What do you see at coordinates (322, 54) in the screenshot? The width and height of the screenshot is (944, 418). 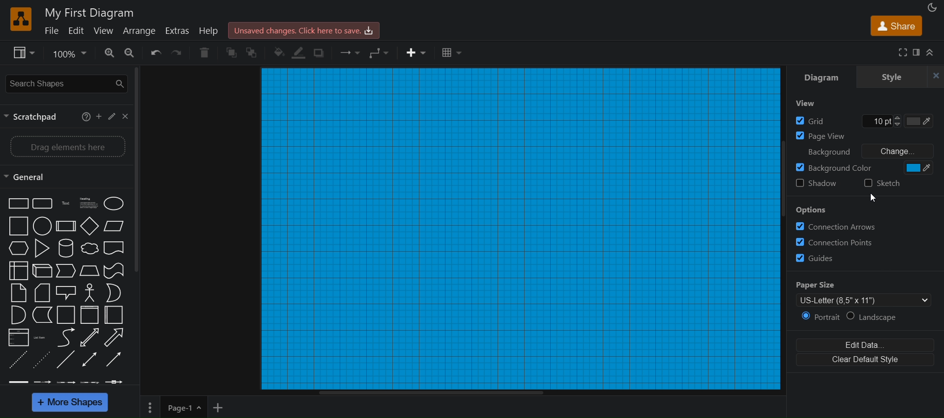 I see `shadow` at bounding box center [322, 54].